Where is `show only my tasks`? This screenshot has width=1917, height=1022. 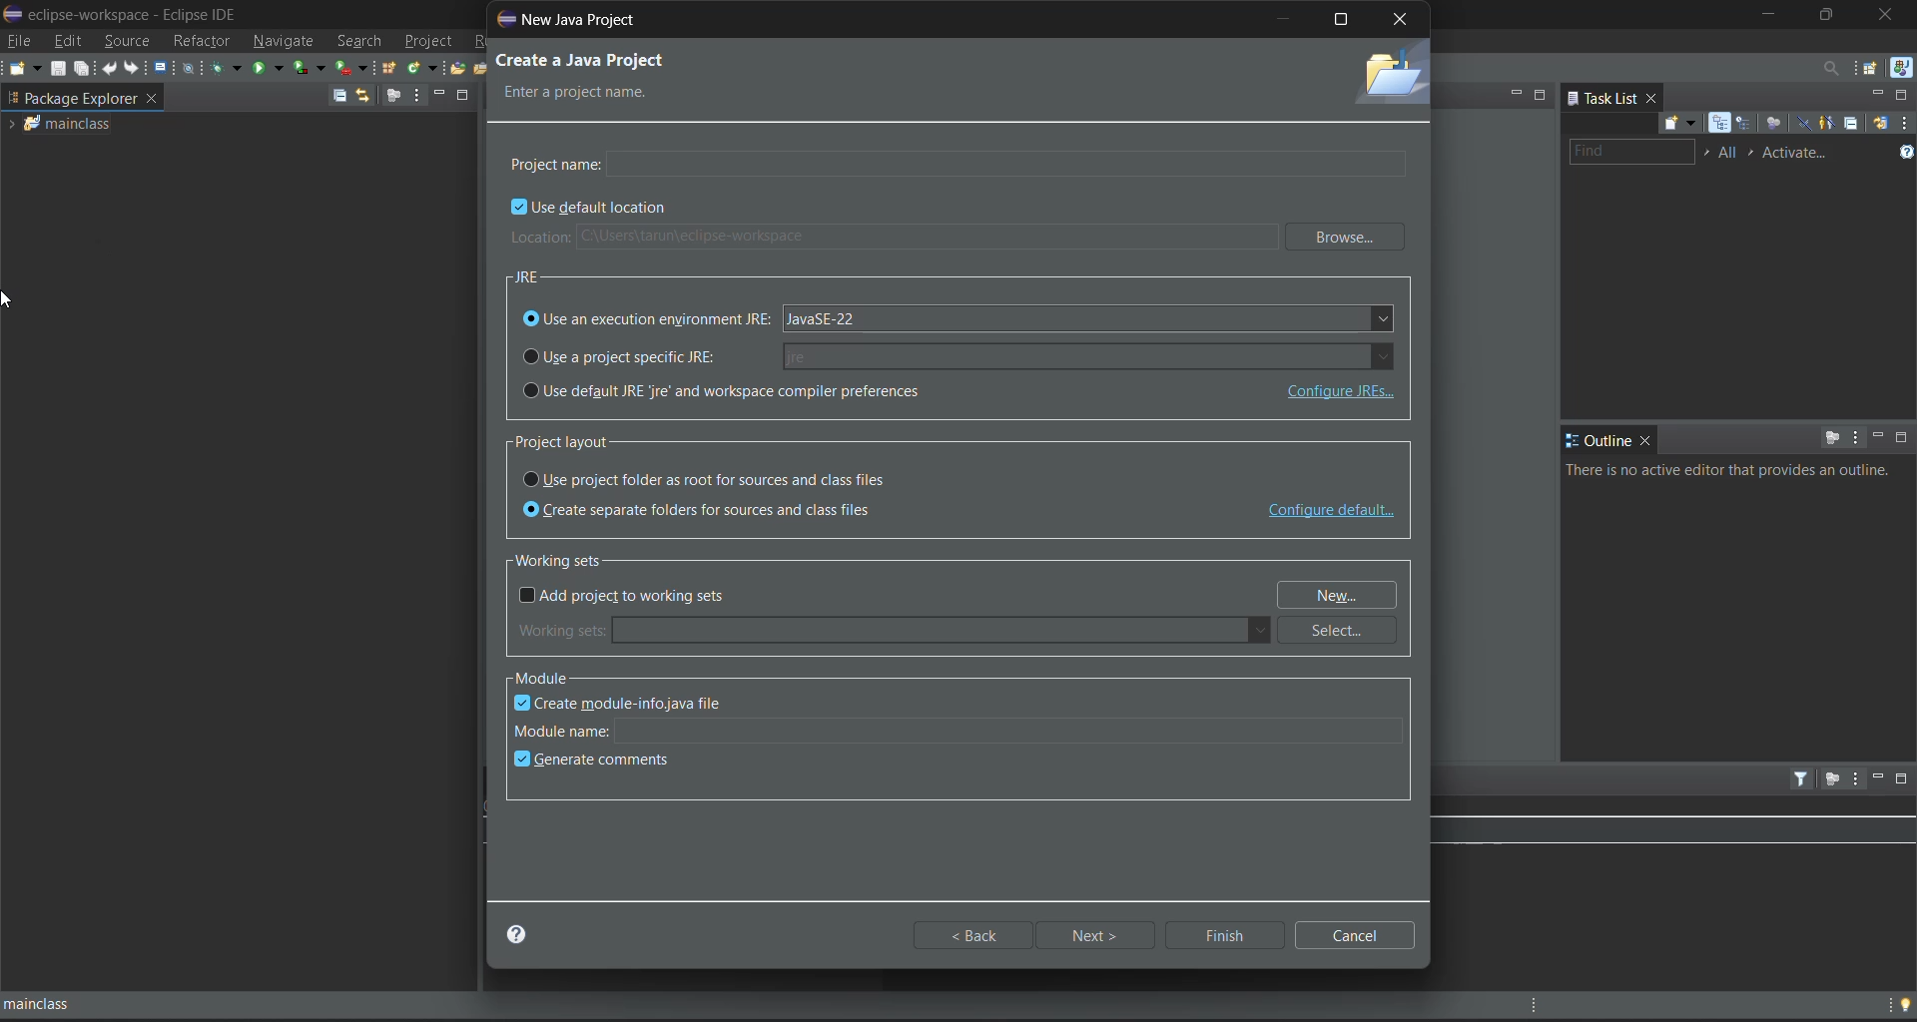
show only my tasks is located at coordinates (1830, 123).